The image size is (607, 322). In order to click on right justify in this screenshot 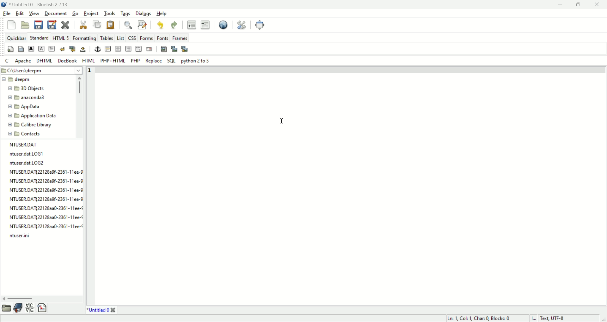, I will do `click(128, 49)`.